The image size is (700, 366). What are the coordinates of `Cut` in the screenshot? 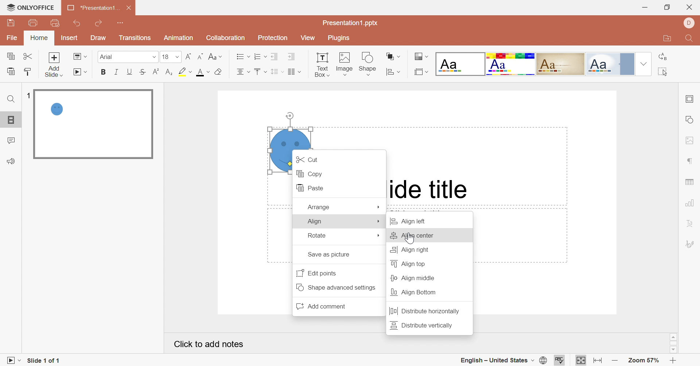 It's located at (310, 159).